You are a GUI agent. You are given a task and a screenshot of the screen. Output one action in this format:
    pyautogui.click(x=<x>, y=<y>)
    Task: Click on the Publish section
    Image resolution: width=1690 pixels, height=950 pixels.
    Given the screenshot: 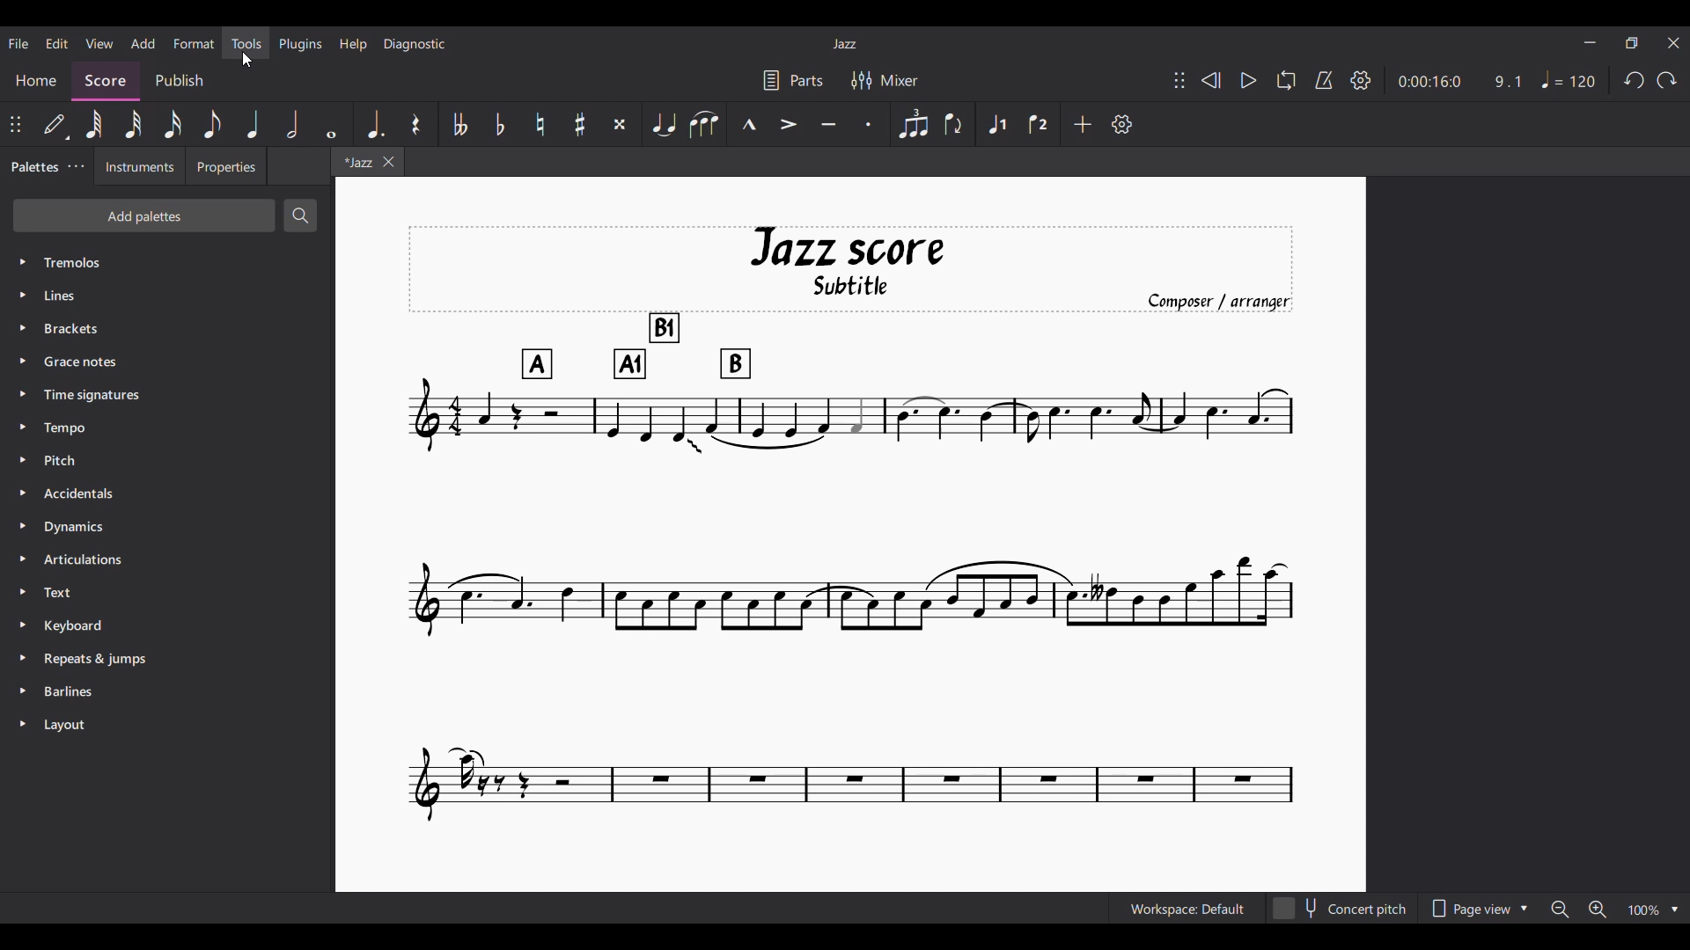 What is the action you would take?
    pyautogui.click(x=178, y=81)
    